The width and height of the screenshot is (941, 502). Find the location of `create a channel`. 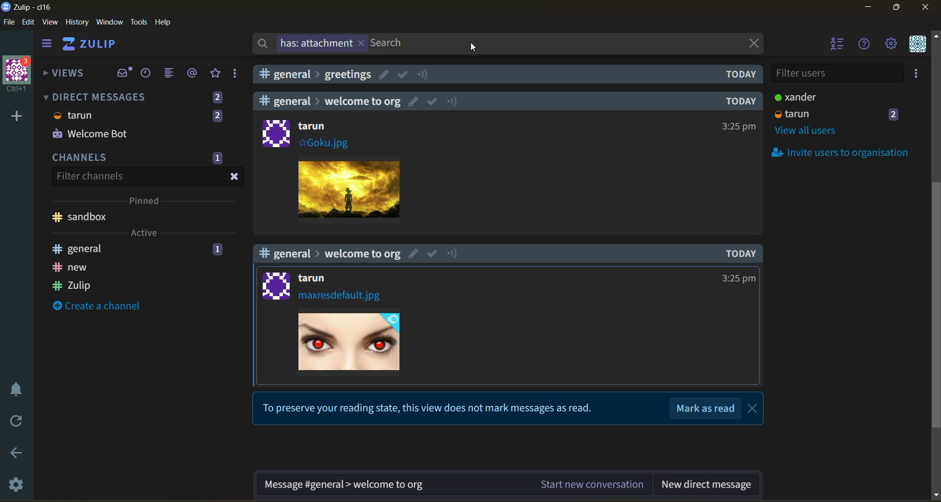

create a channel is located at coordinates (97, 305).